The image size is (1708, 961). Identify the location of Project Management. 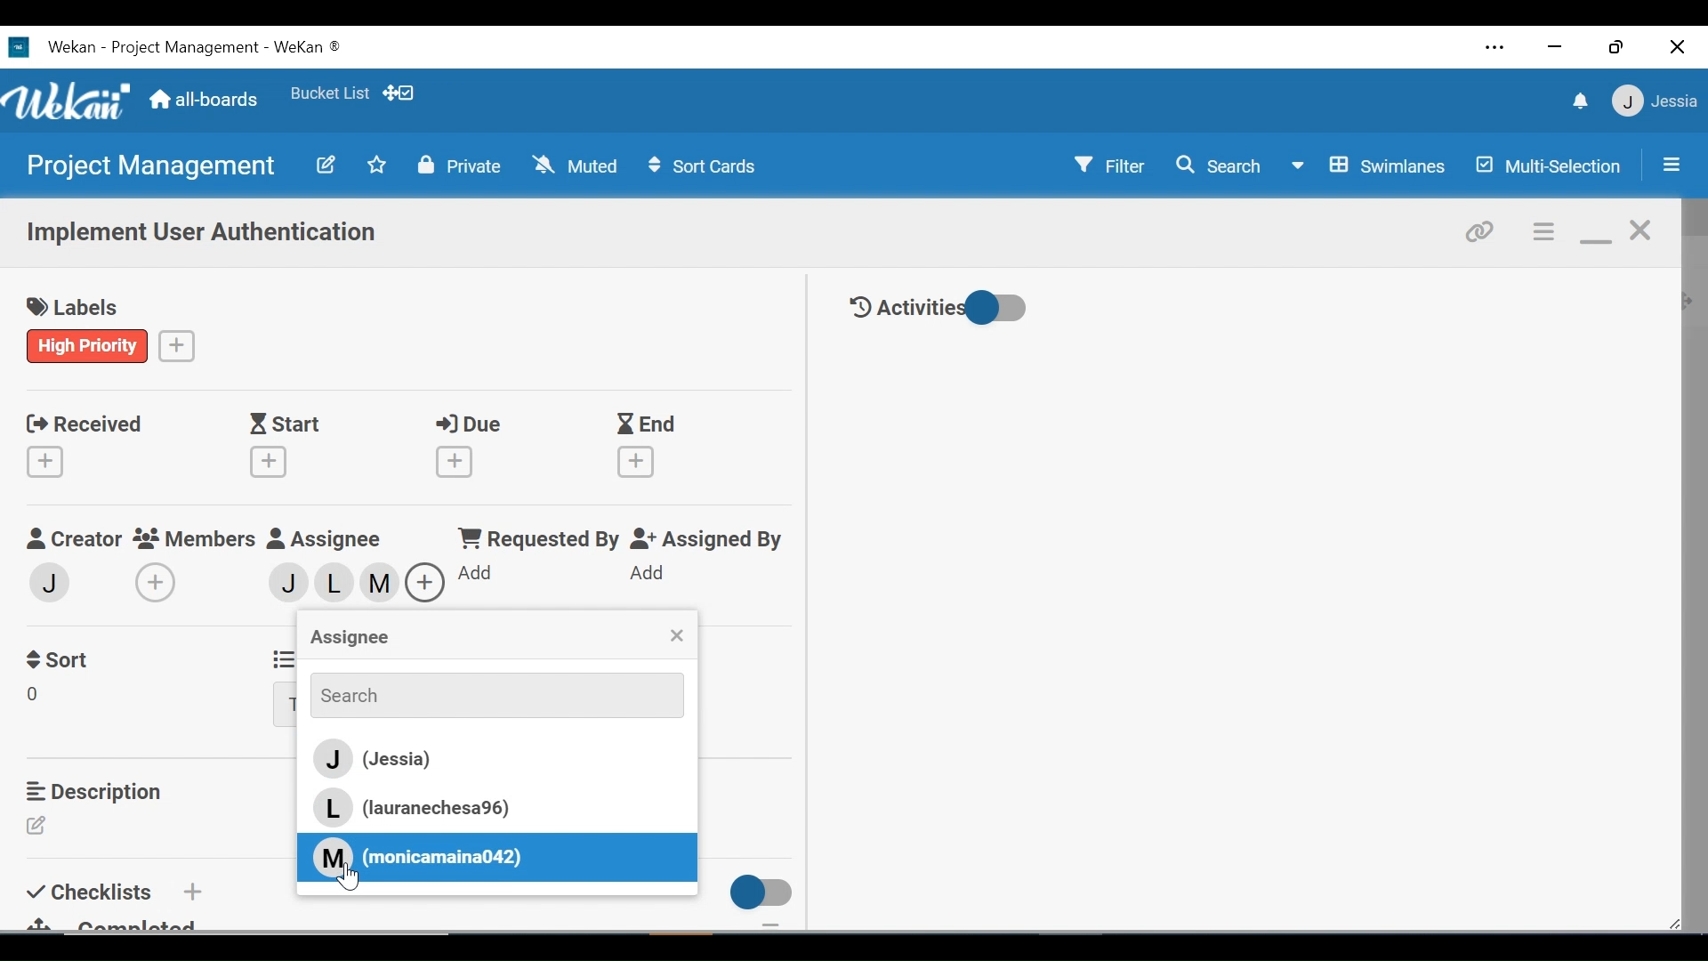
(148, 166).